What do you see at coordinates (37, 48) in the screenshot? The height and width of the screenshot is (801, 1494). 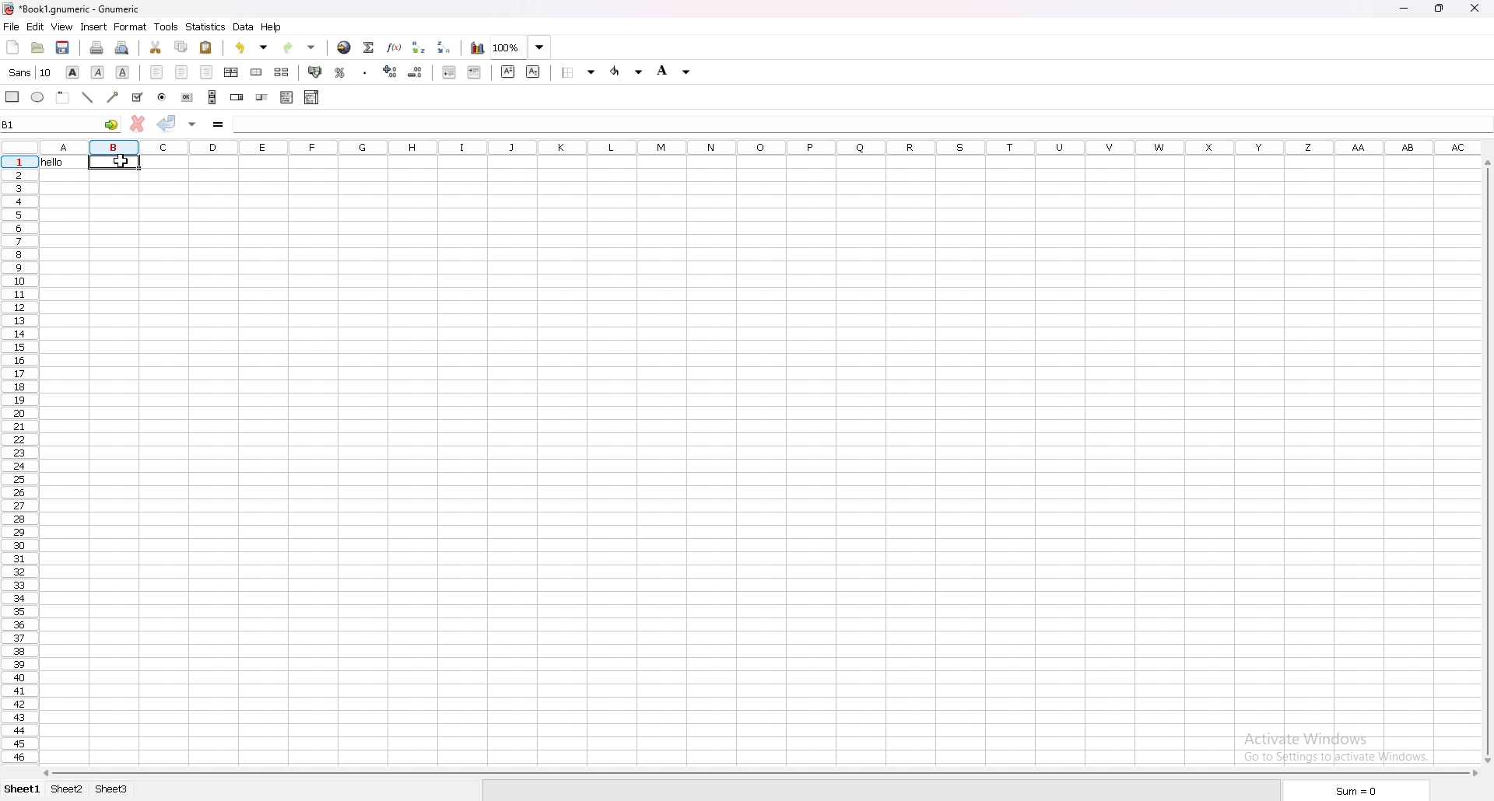 I see `open` at bounding box center [37, 48].